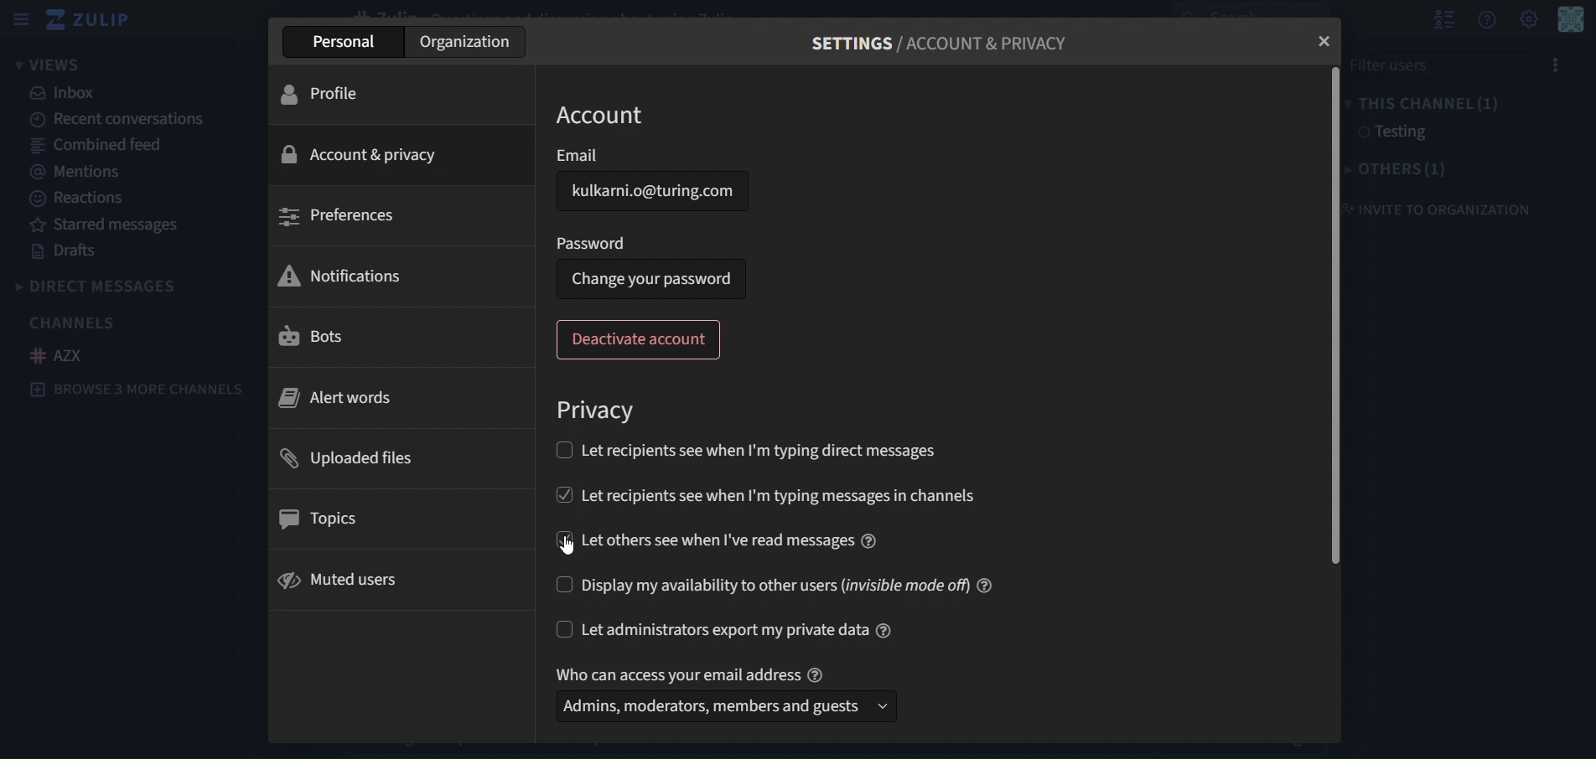  What do you see at coordinates (341, 579) in the screenshot?
I see `muted users` at bounding box center [341, 579].